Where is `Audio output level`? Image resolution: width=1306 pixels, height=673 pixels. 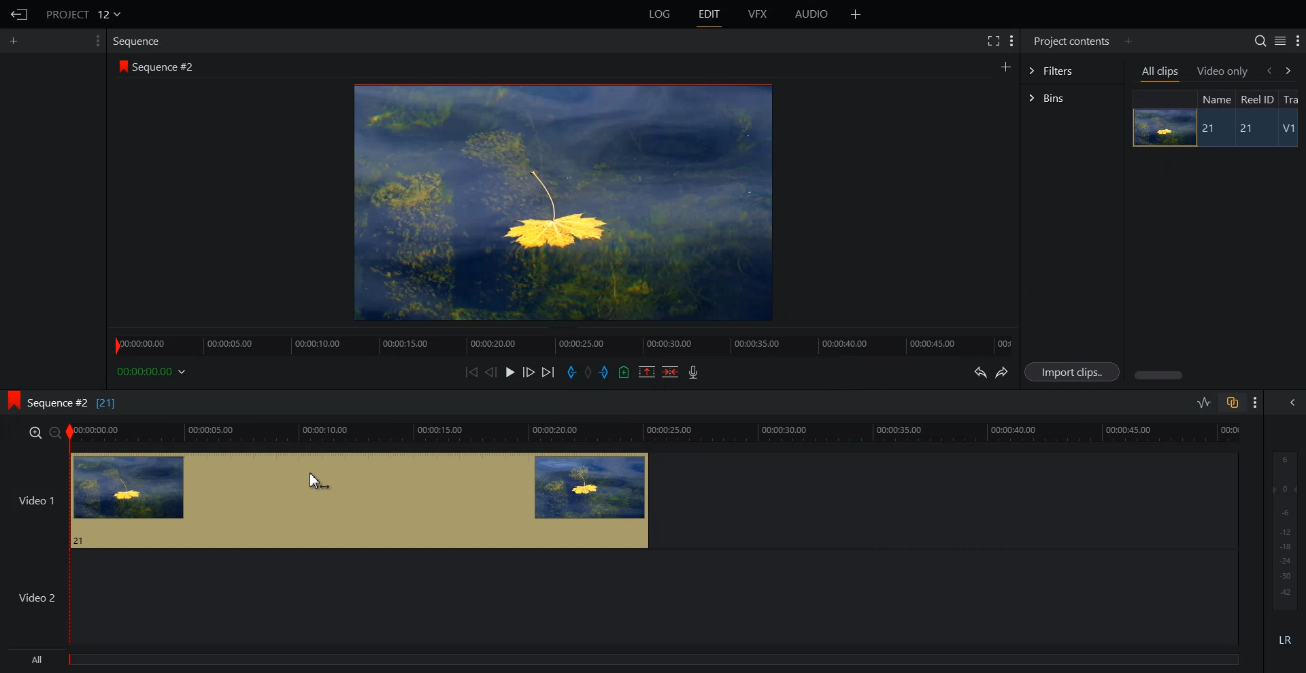
Audio output level is located at coordinates (1282, 529).